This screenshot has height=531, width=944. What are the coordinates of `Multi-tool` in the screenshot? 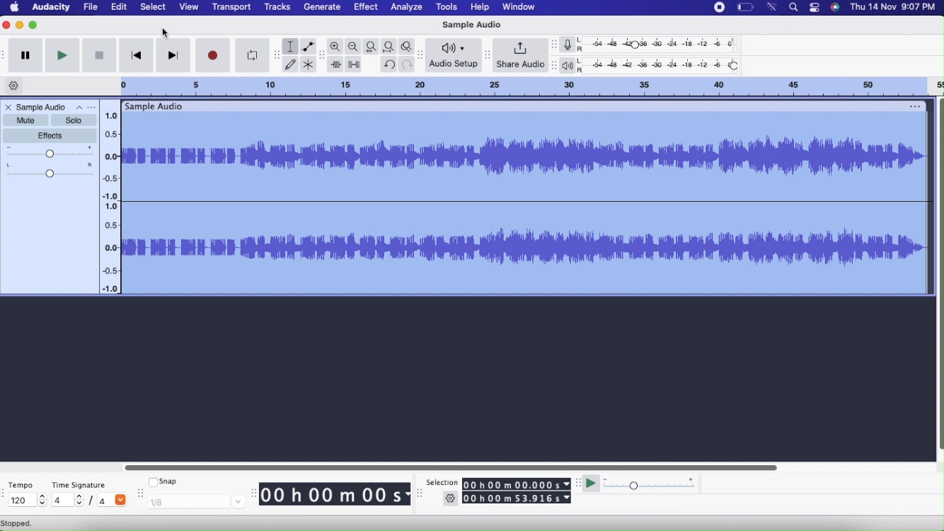 It's located at (310, 64).